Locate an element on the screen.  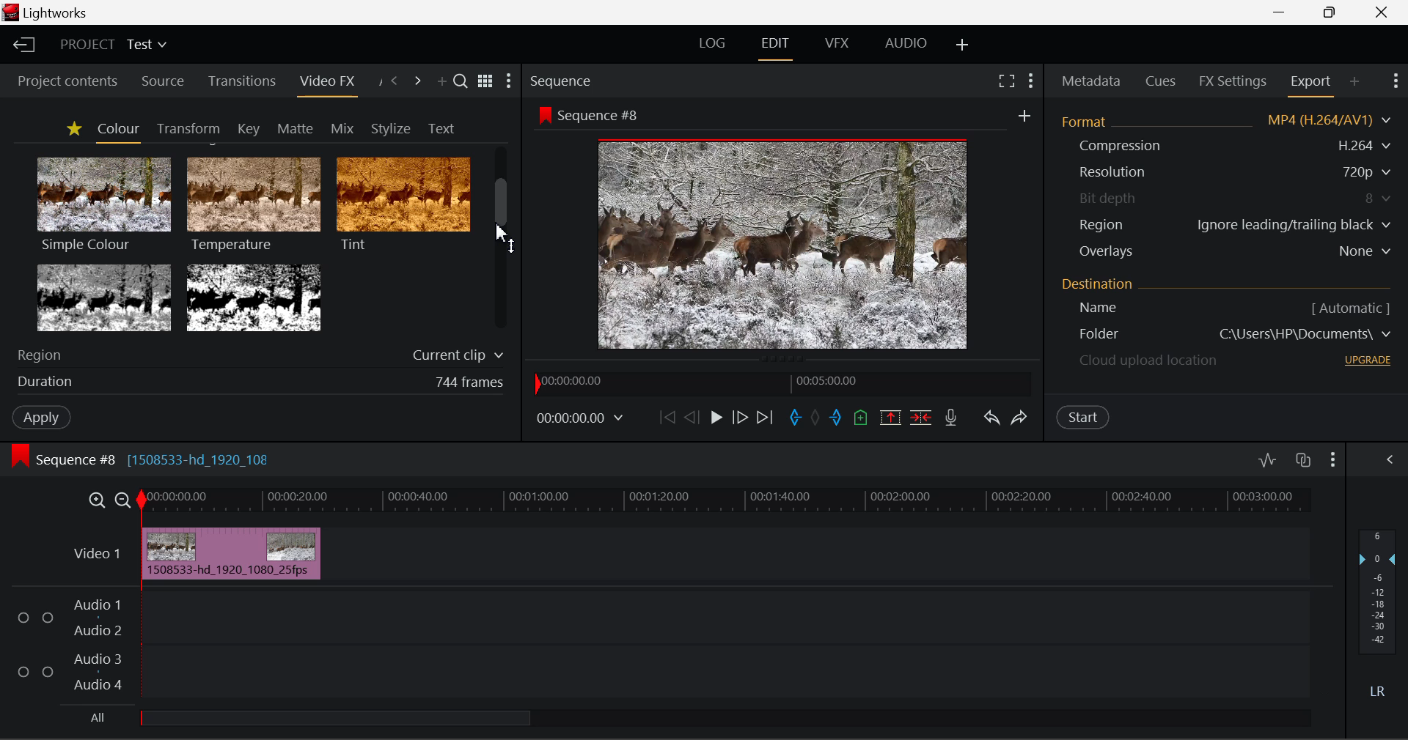
MP4 (H.264/AV1)  is located at coordinates (1321, 120).